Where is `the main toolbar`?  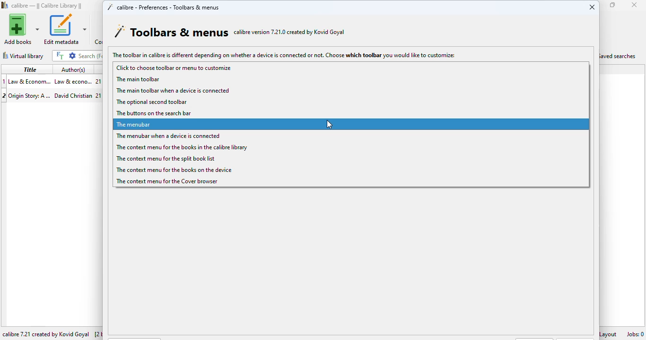 the main toolbar is located at coordinates (139, 79).